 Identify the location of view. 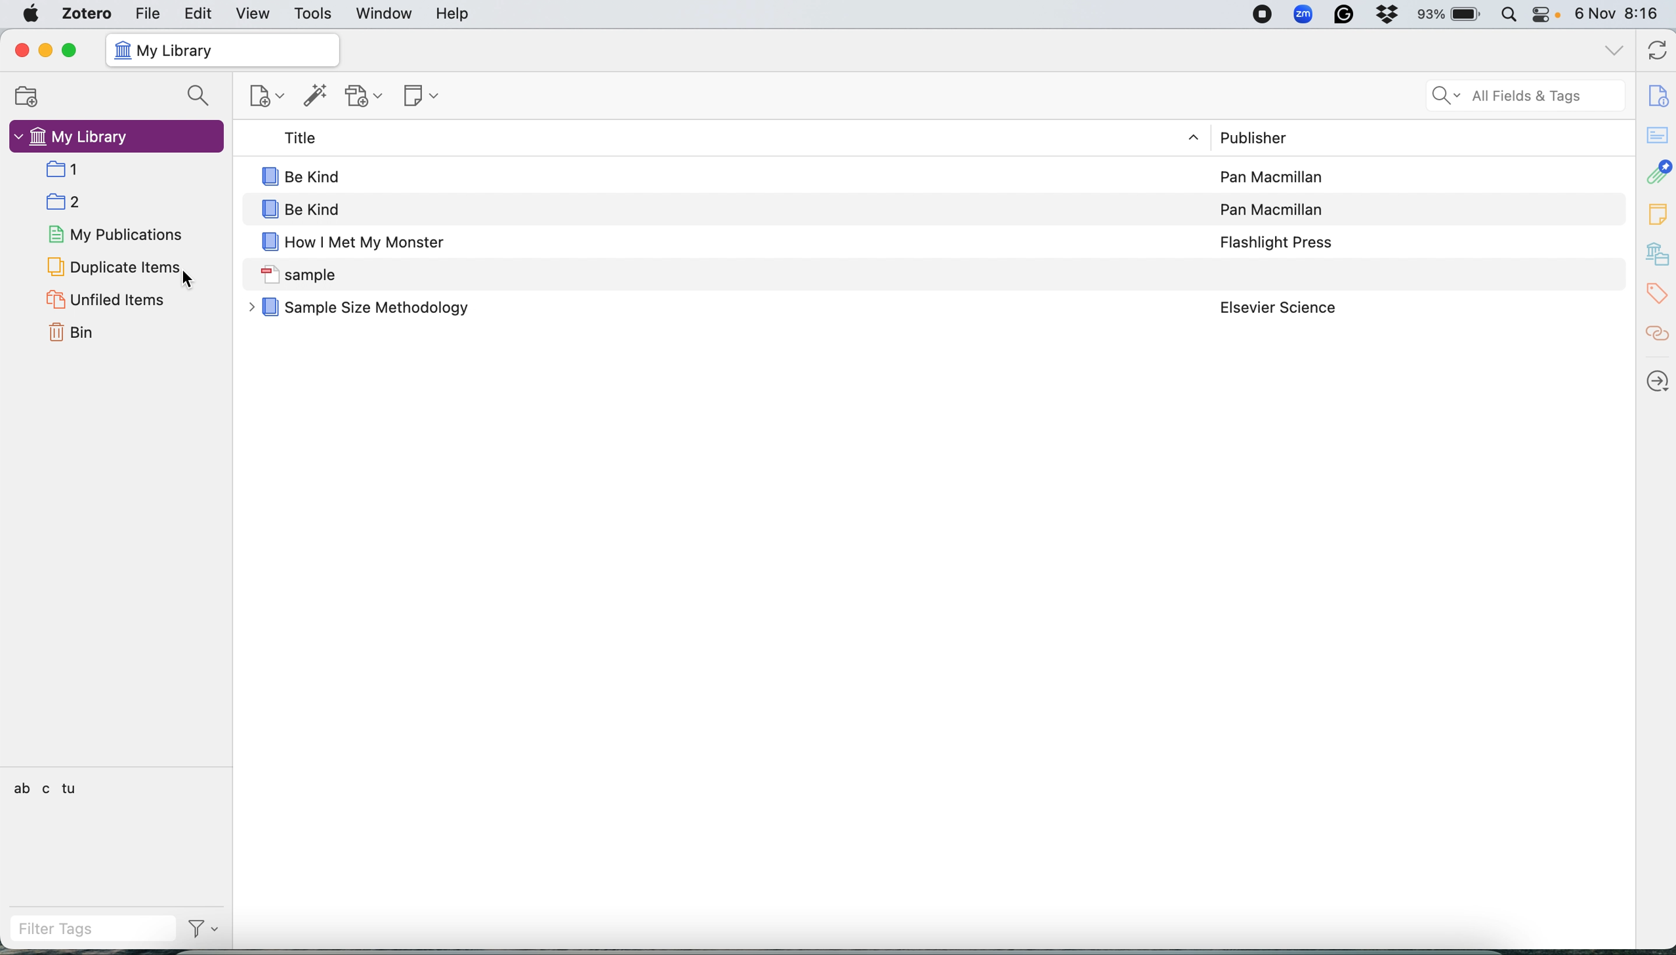
(252, 14).